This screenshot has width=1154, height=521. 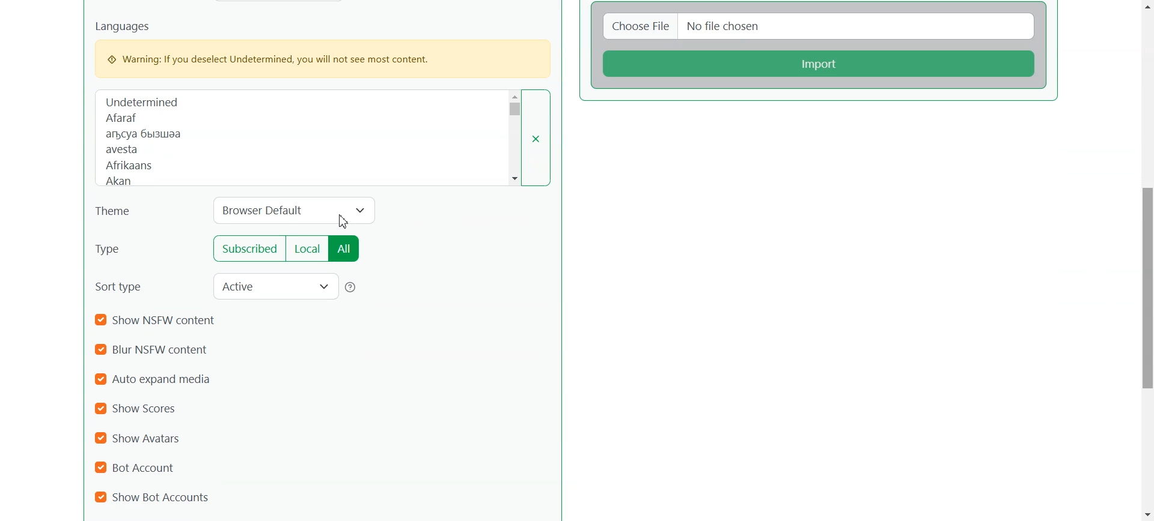 I want to click on Subscribed, so click(x=246, y=249).